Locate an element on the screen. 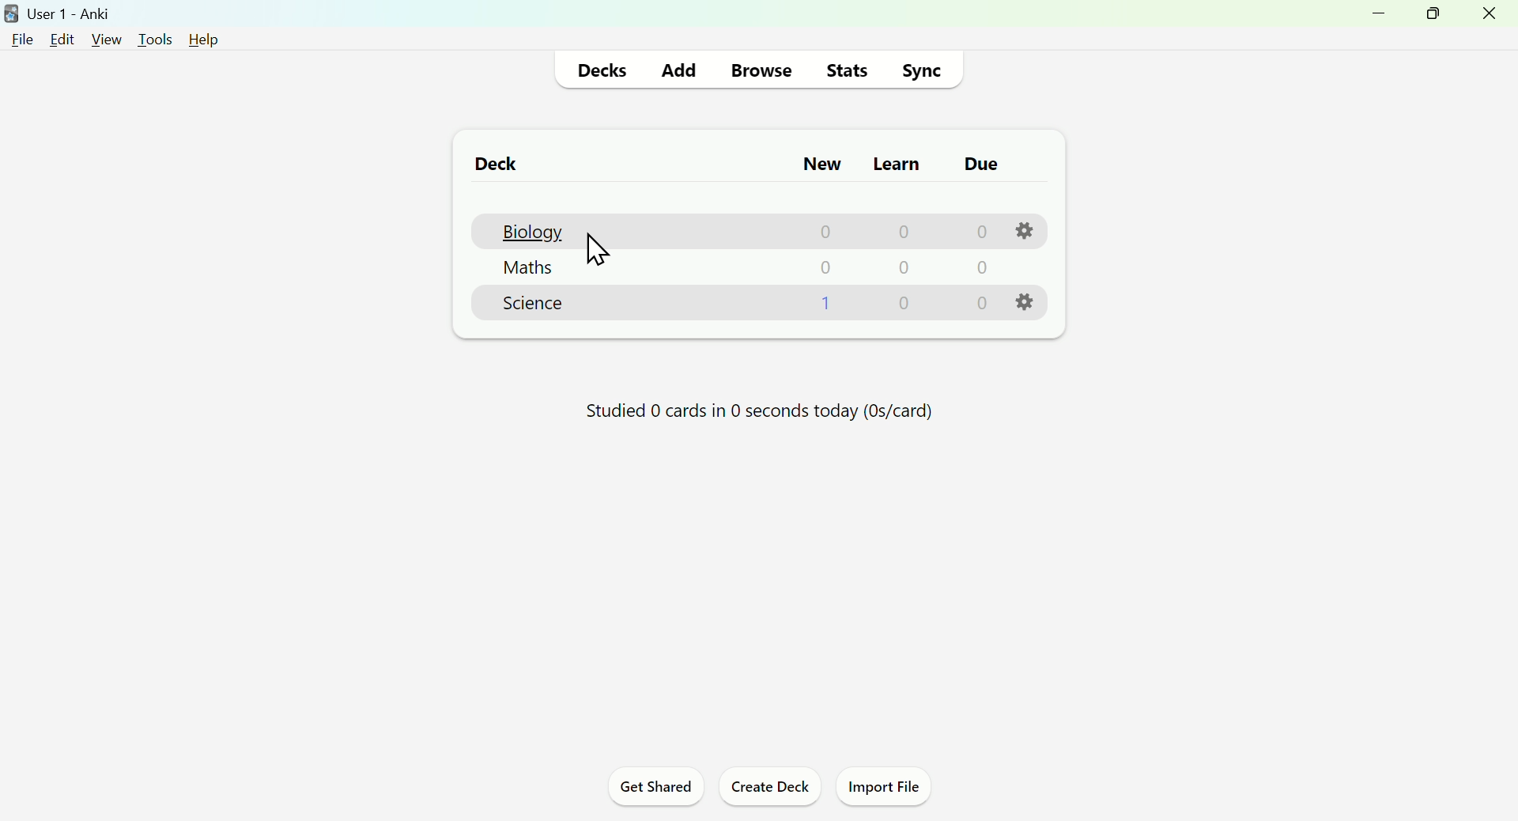 The height and width of the screenshot is (821, 1518). minimize is located at coordinates (1381, 17).